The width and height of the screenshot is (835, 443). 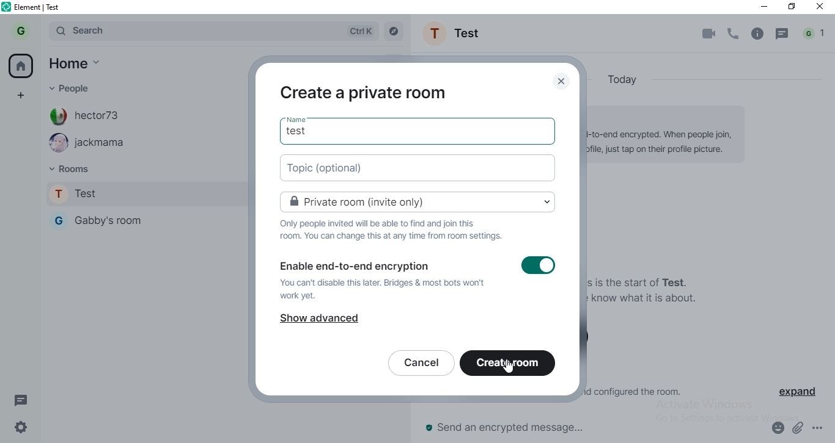 I want to click on send an encrypted message, so click(x=528, y=428).